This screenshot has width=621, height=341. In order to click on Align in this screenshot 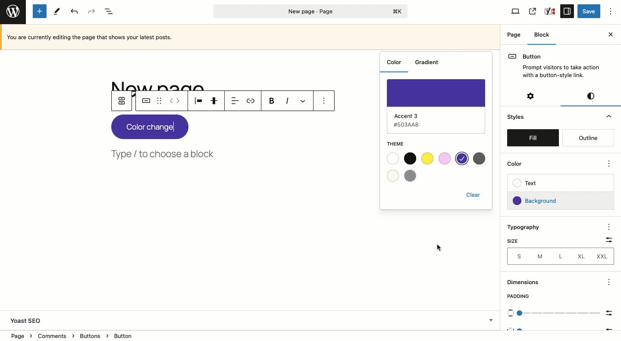, I will do `click(197, 101)`.